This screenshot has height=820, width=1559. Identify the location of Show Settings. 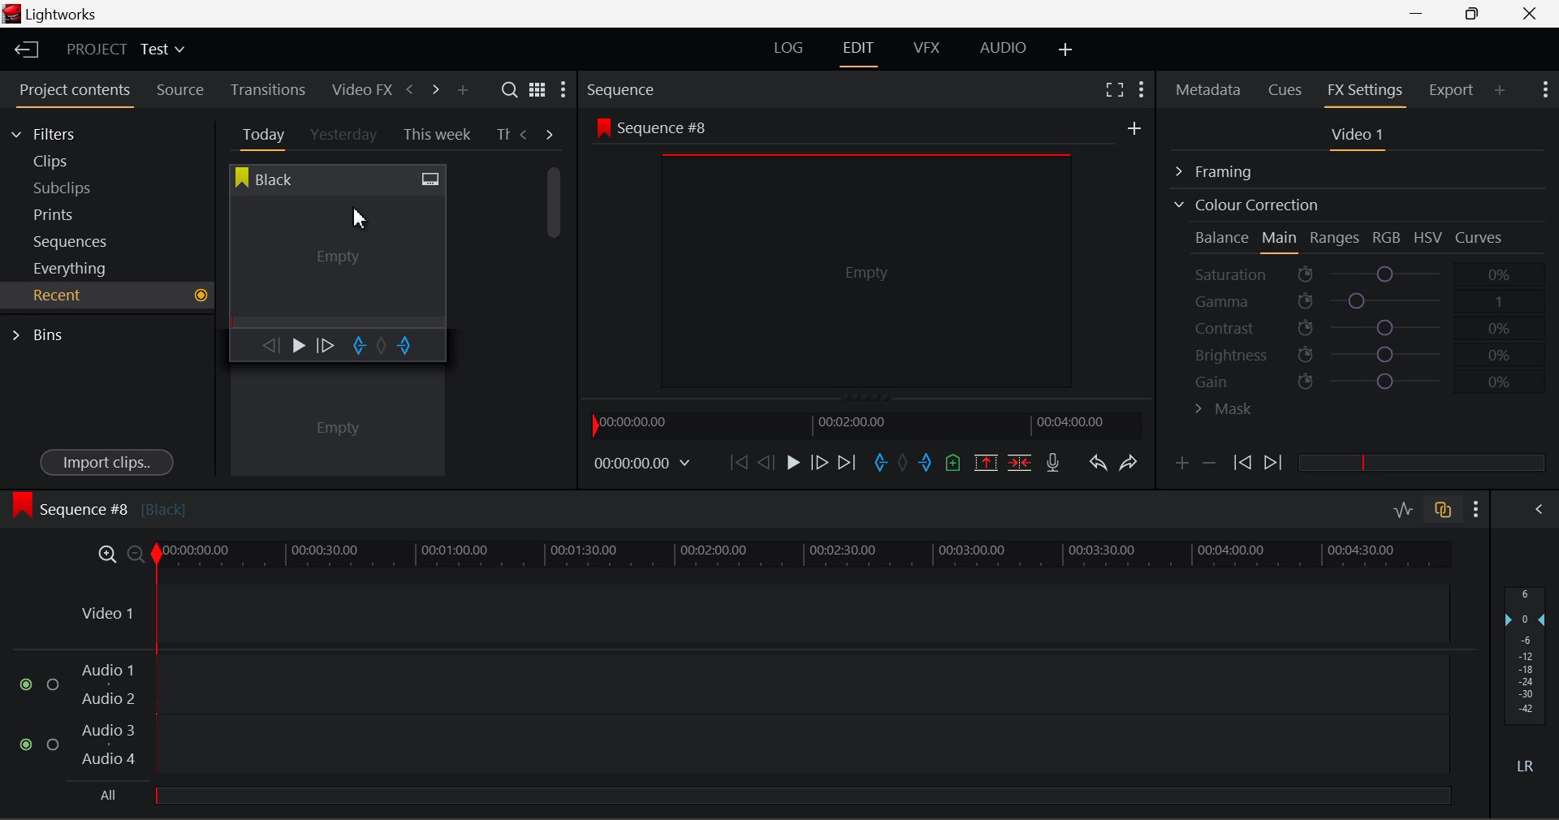
(1140, 87).